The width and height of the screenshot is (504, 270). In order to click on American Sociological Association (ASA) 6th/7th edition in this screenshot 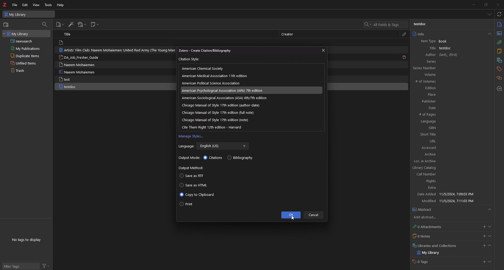, I will do `click(224, 98)`.